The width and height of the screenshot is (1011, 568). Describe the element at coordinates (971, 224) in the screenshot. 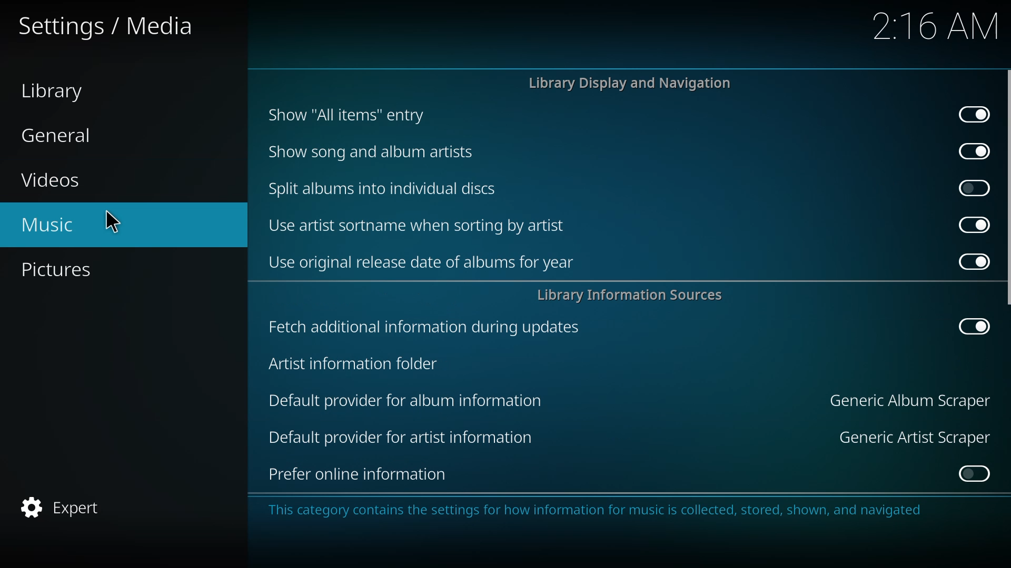

I see `enabled` at that location.